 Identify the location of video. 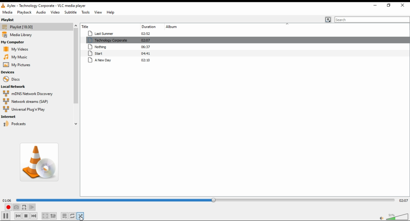
(55, 13).